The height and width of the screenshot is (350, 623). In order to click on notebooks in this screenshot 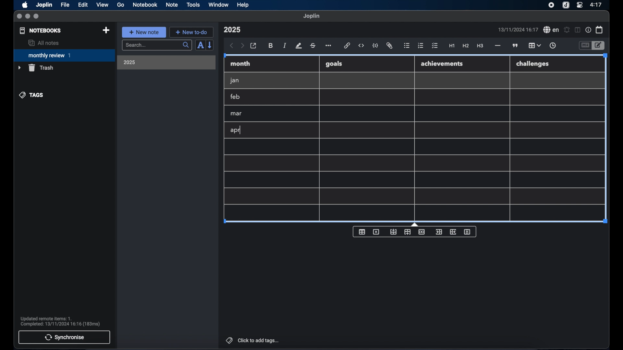, I will do `click(41, 30)`.